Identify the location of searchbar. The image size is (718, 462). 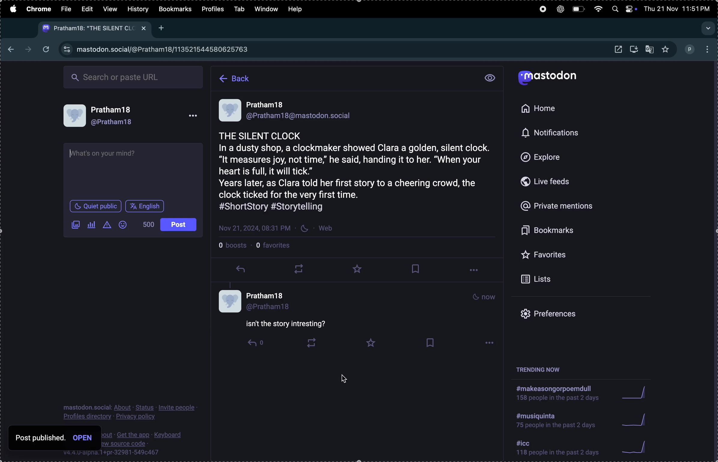
(134, 76).